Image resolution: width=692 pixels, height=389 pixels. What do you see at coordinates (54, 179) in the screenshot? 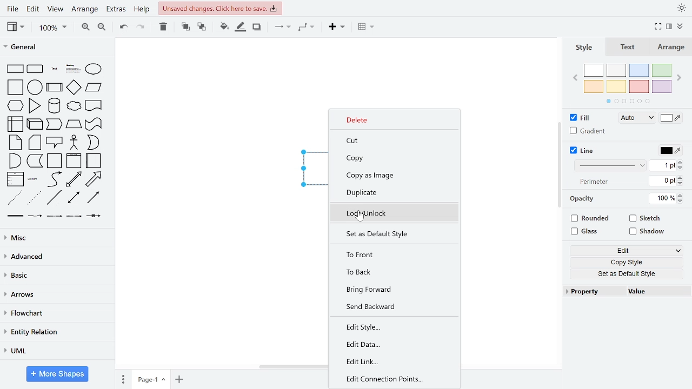
I see `curve` at bounding box center [54, 179].